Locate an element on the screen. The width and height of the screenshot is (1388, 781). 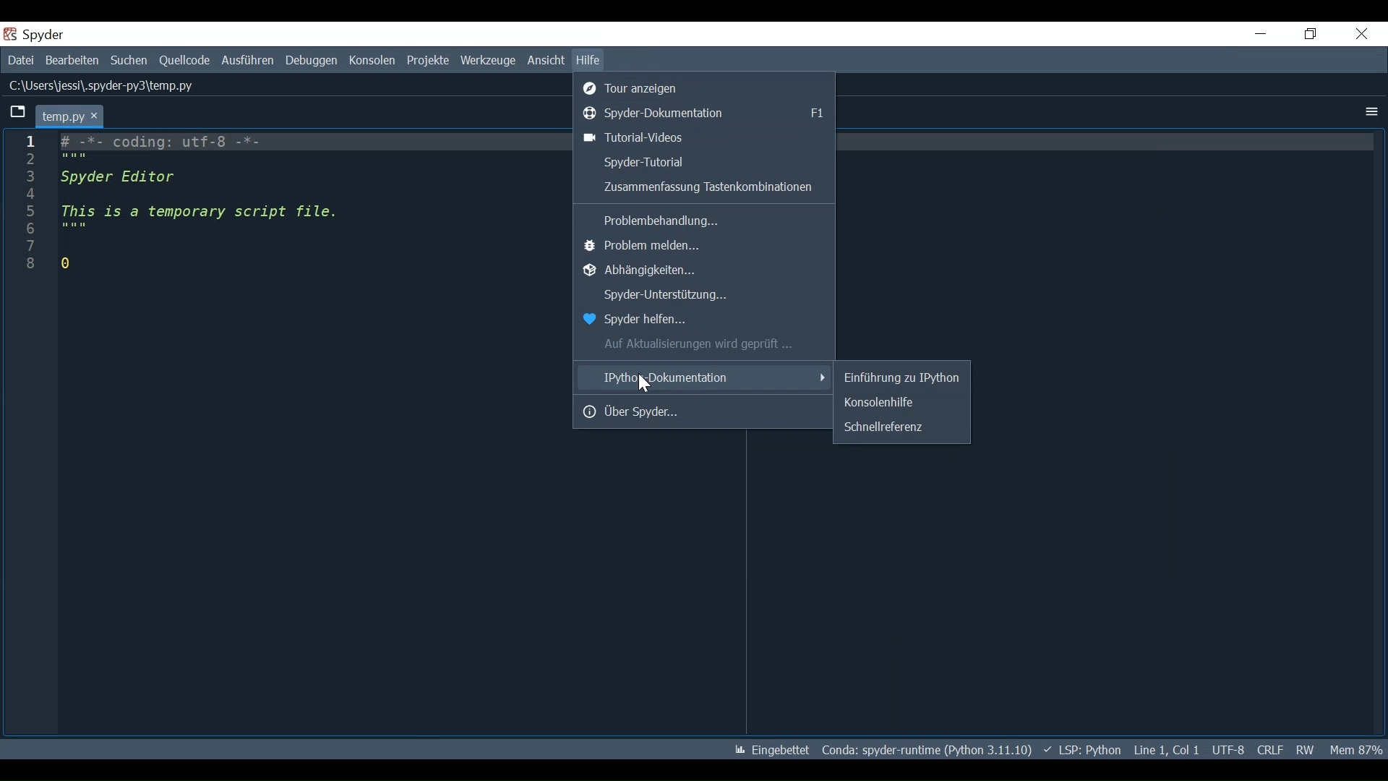
spyder app name is located at coordinates (74, 34).